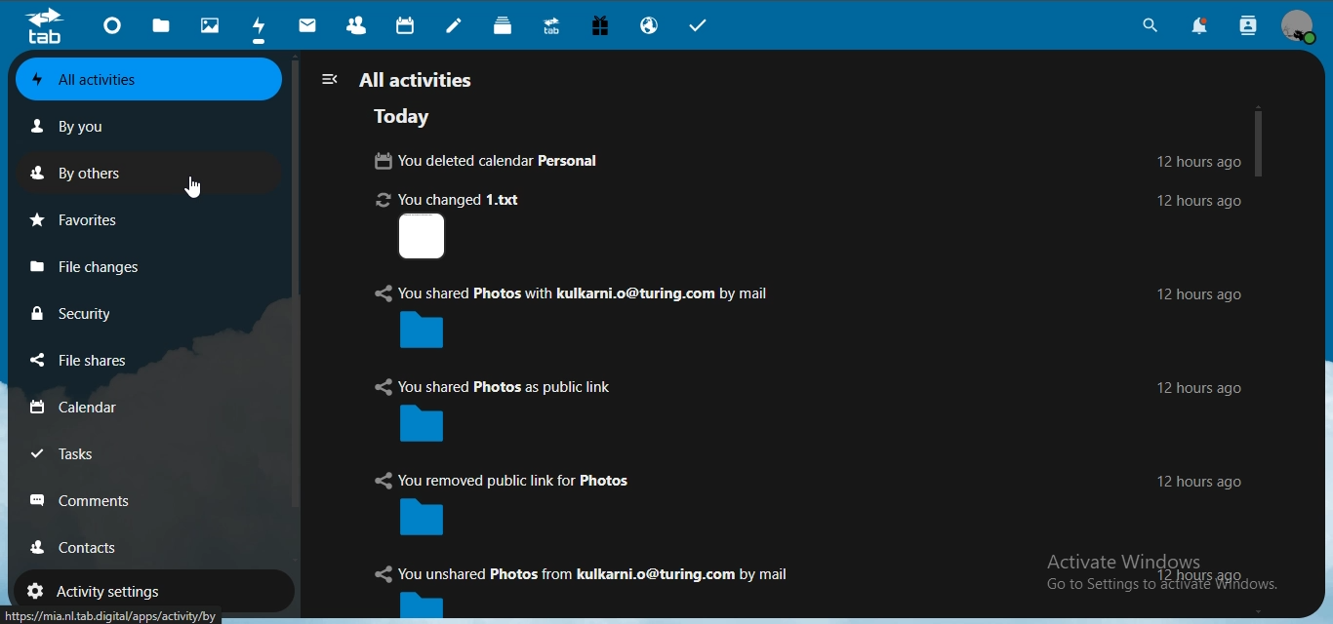 This screenshot has height=624, width=1333. I want to click on https://mia.nl.tab.didgital/apps/activity/by, so click(115, 615).